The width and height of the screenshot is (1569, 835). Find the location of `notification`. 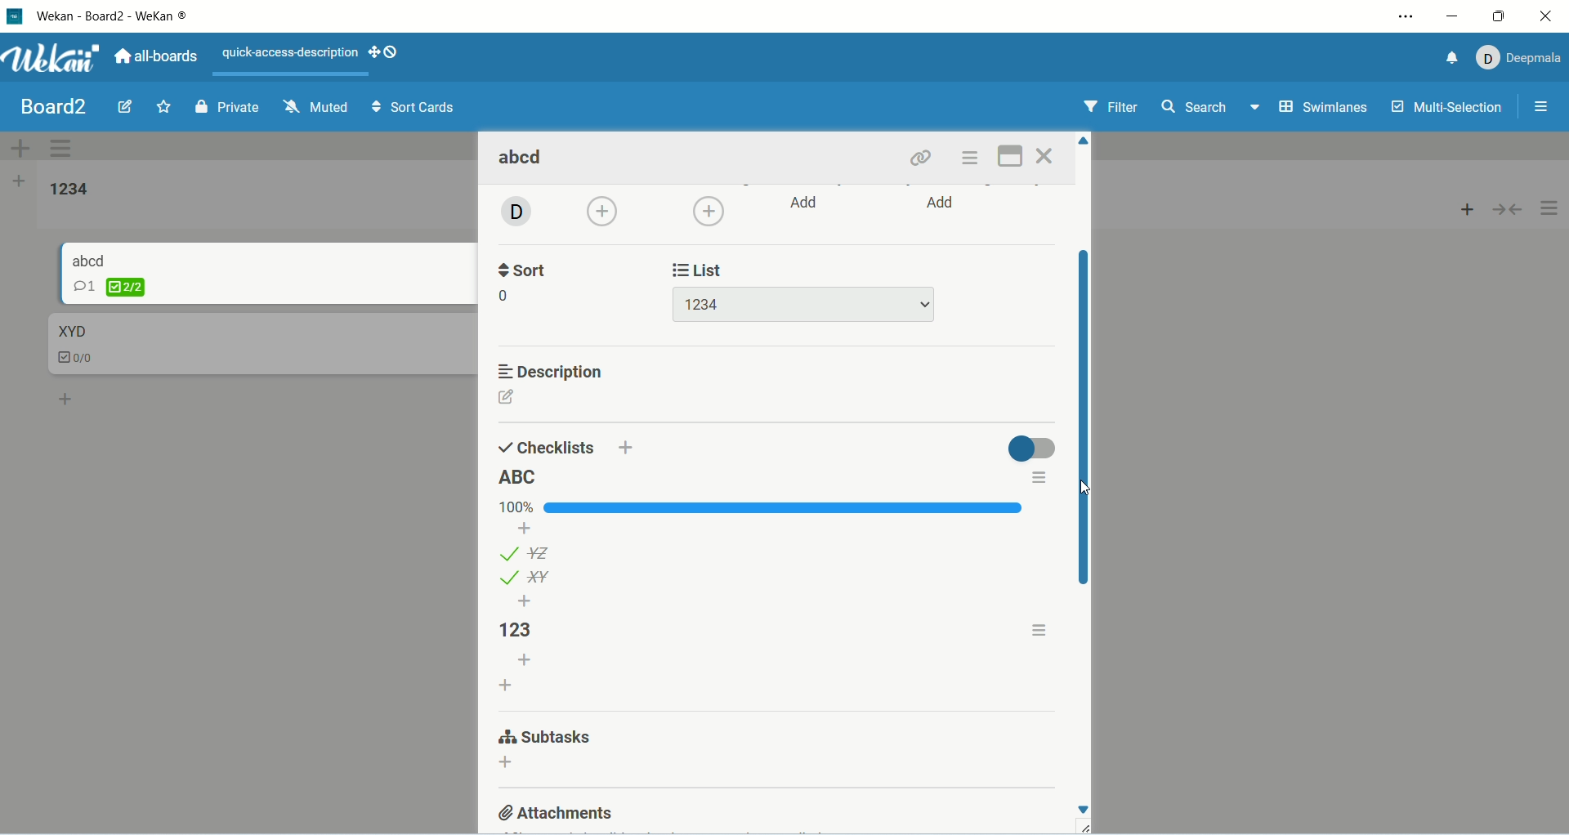

notification is located at coordinates (1448, 60).